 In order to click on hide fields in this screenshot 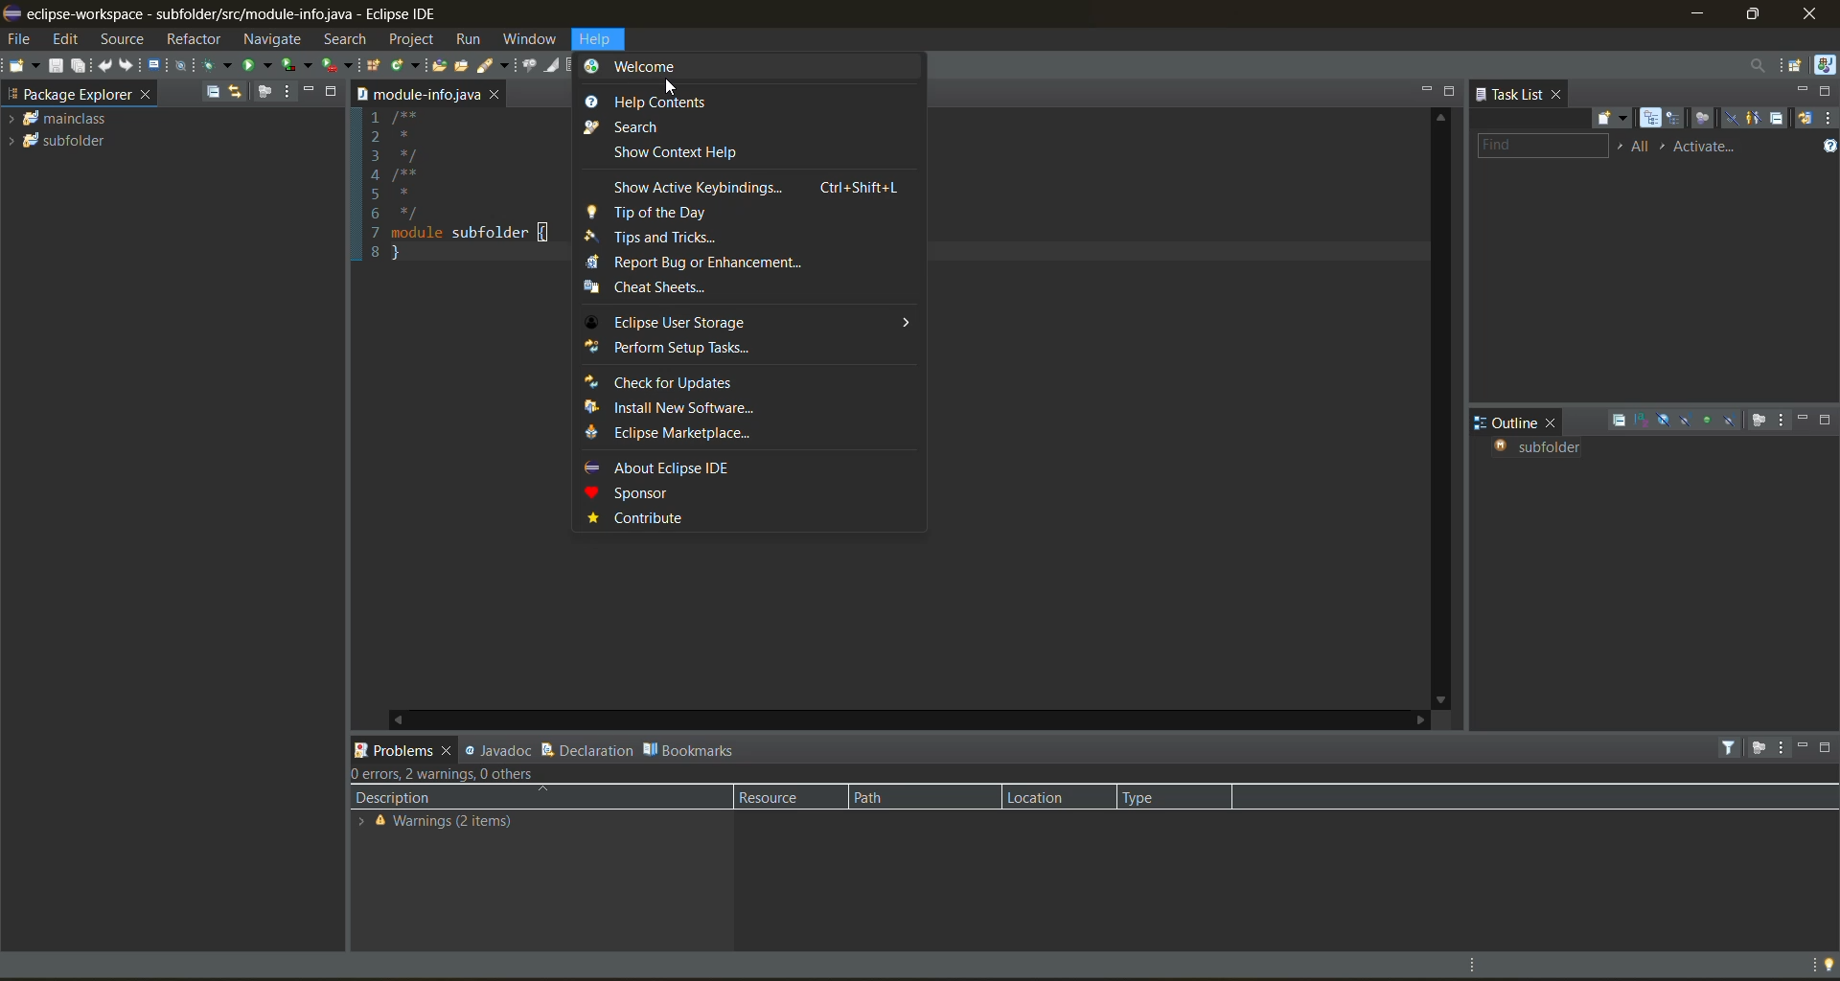, I will do `click(1665, 420)`.